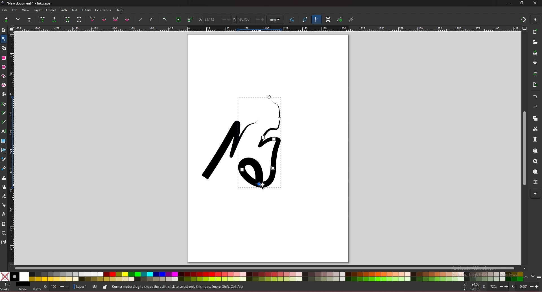  Describe the element at coordinates (535, 194) in the screenshot. I see `more` at that location.